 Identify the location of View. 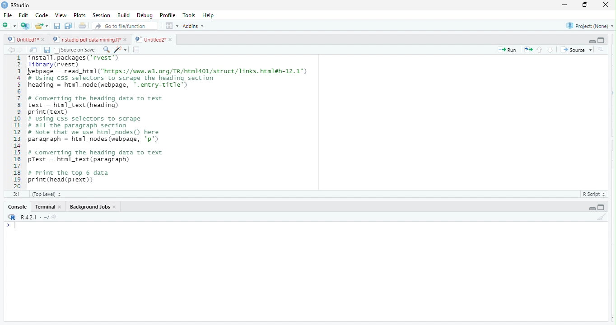
(60, 16).